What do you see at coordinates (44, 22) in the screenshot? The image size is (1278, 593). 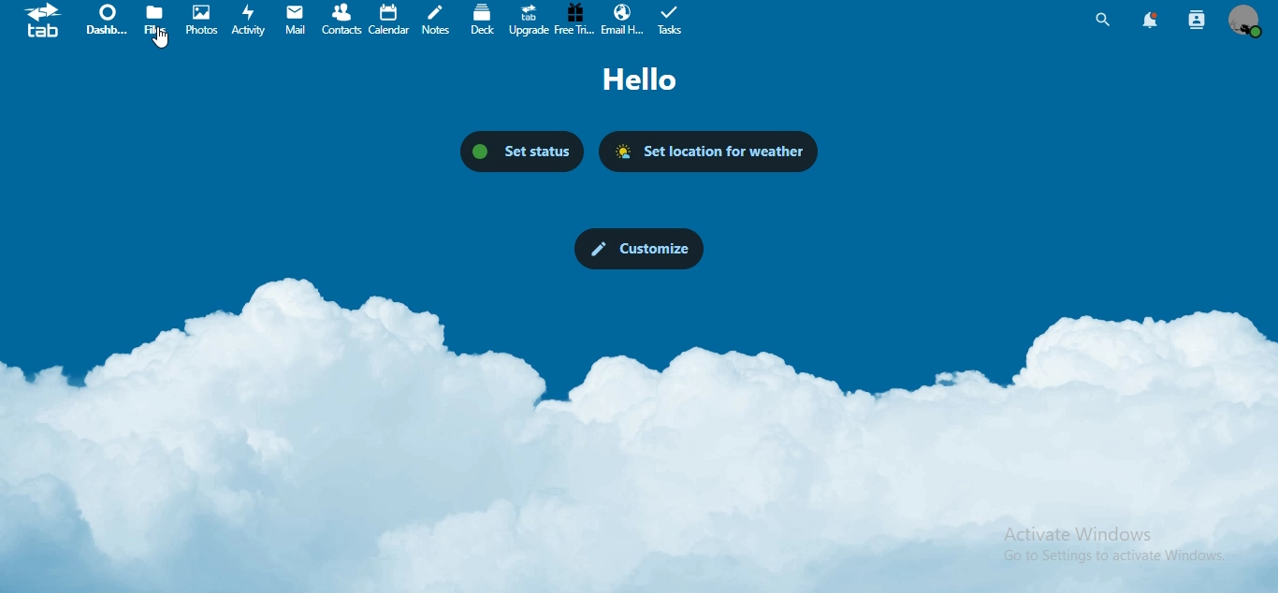 I see `icon` at bounding box center [44, 22].